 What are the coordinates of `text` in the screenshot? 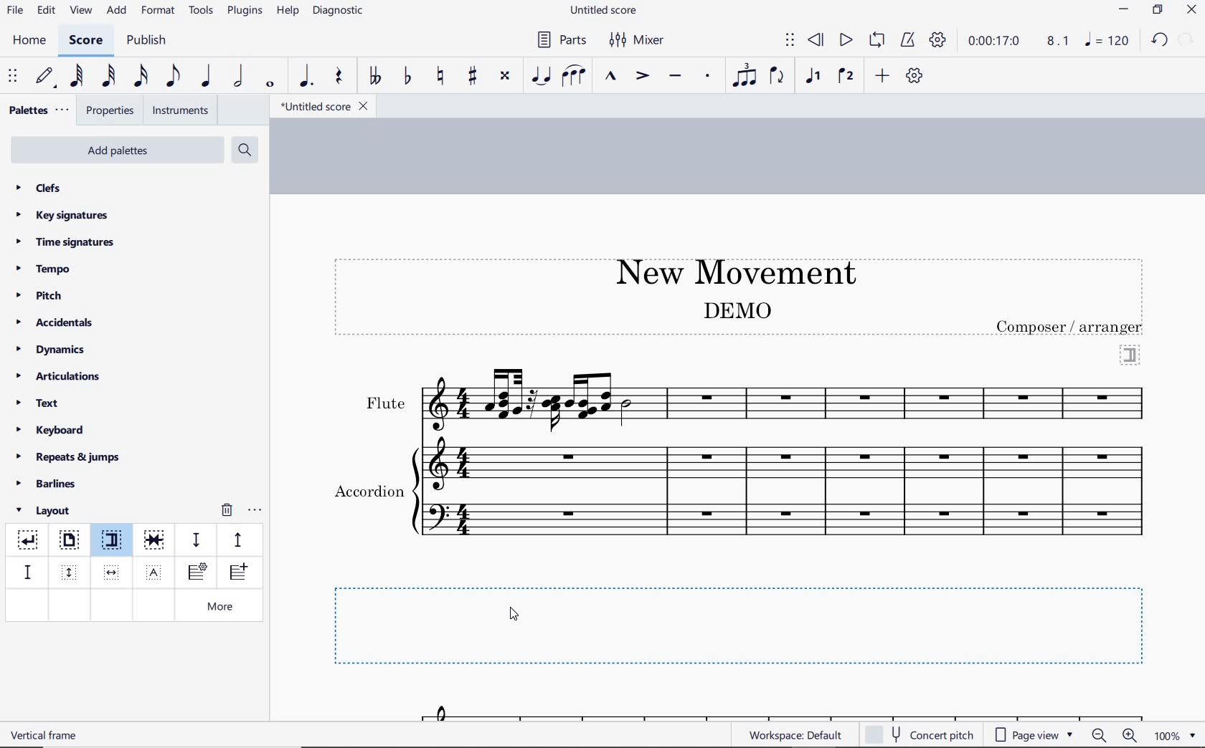 It's located at (1071, 327).